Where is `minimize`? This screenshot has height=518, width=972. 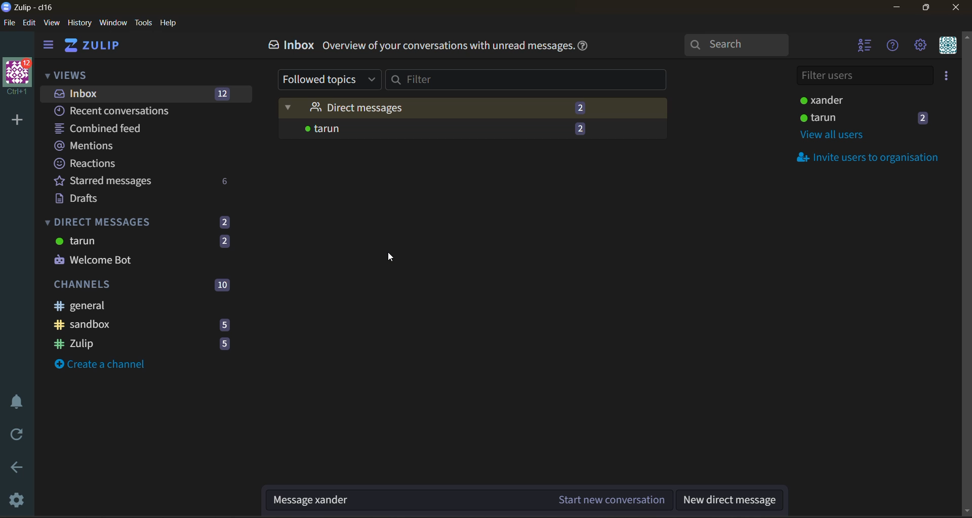
minimize is located at coordinates (898, 6).